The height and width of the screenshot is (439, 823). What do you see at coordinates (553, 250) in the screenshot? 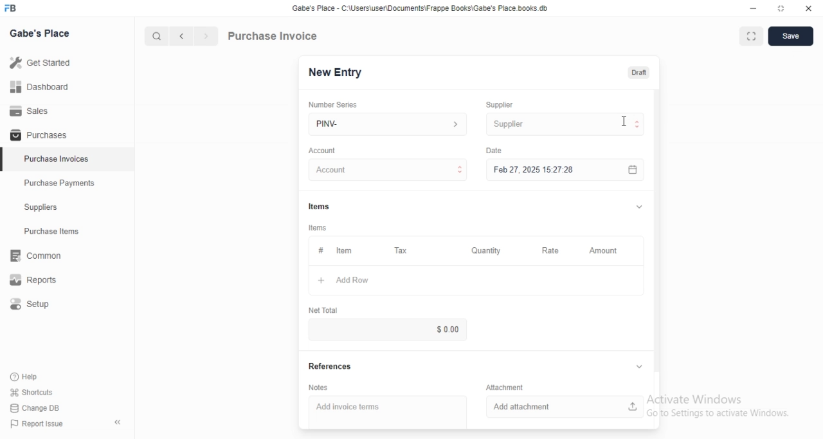
I see `Rate` at bounding box center [553, 250].